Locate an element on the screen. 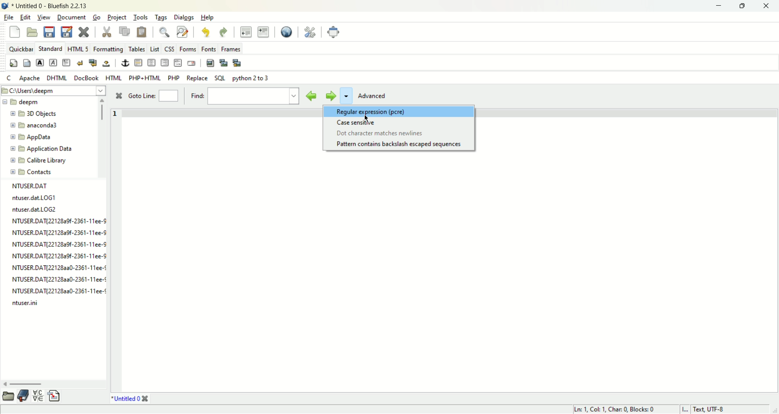 This screenshot has width=779, height=414. paste is located at coordinates (142, 32).